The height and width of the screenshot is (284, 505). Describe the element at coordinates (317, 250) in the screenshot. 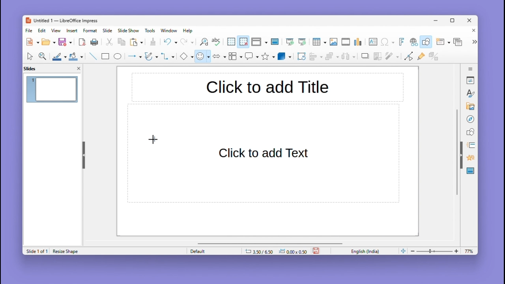

I see `save` at that location.